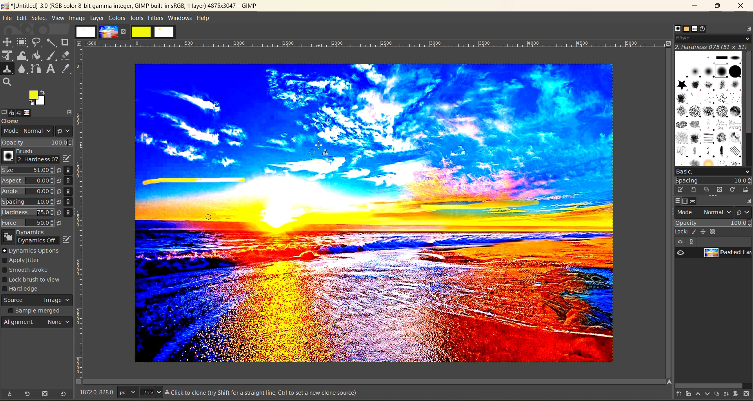 This screenshot has height=401, width=753. What do you see at coordinates (740, 7) in the screenshot?
I see `close` at bounding box center [740, 7].